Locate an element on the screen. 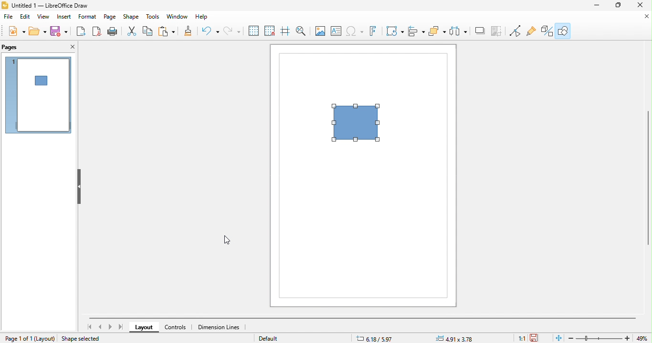 This screenshot has width=652, height=343. maximize is located at coordinates (619, 5).